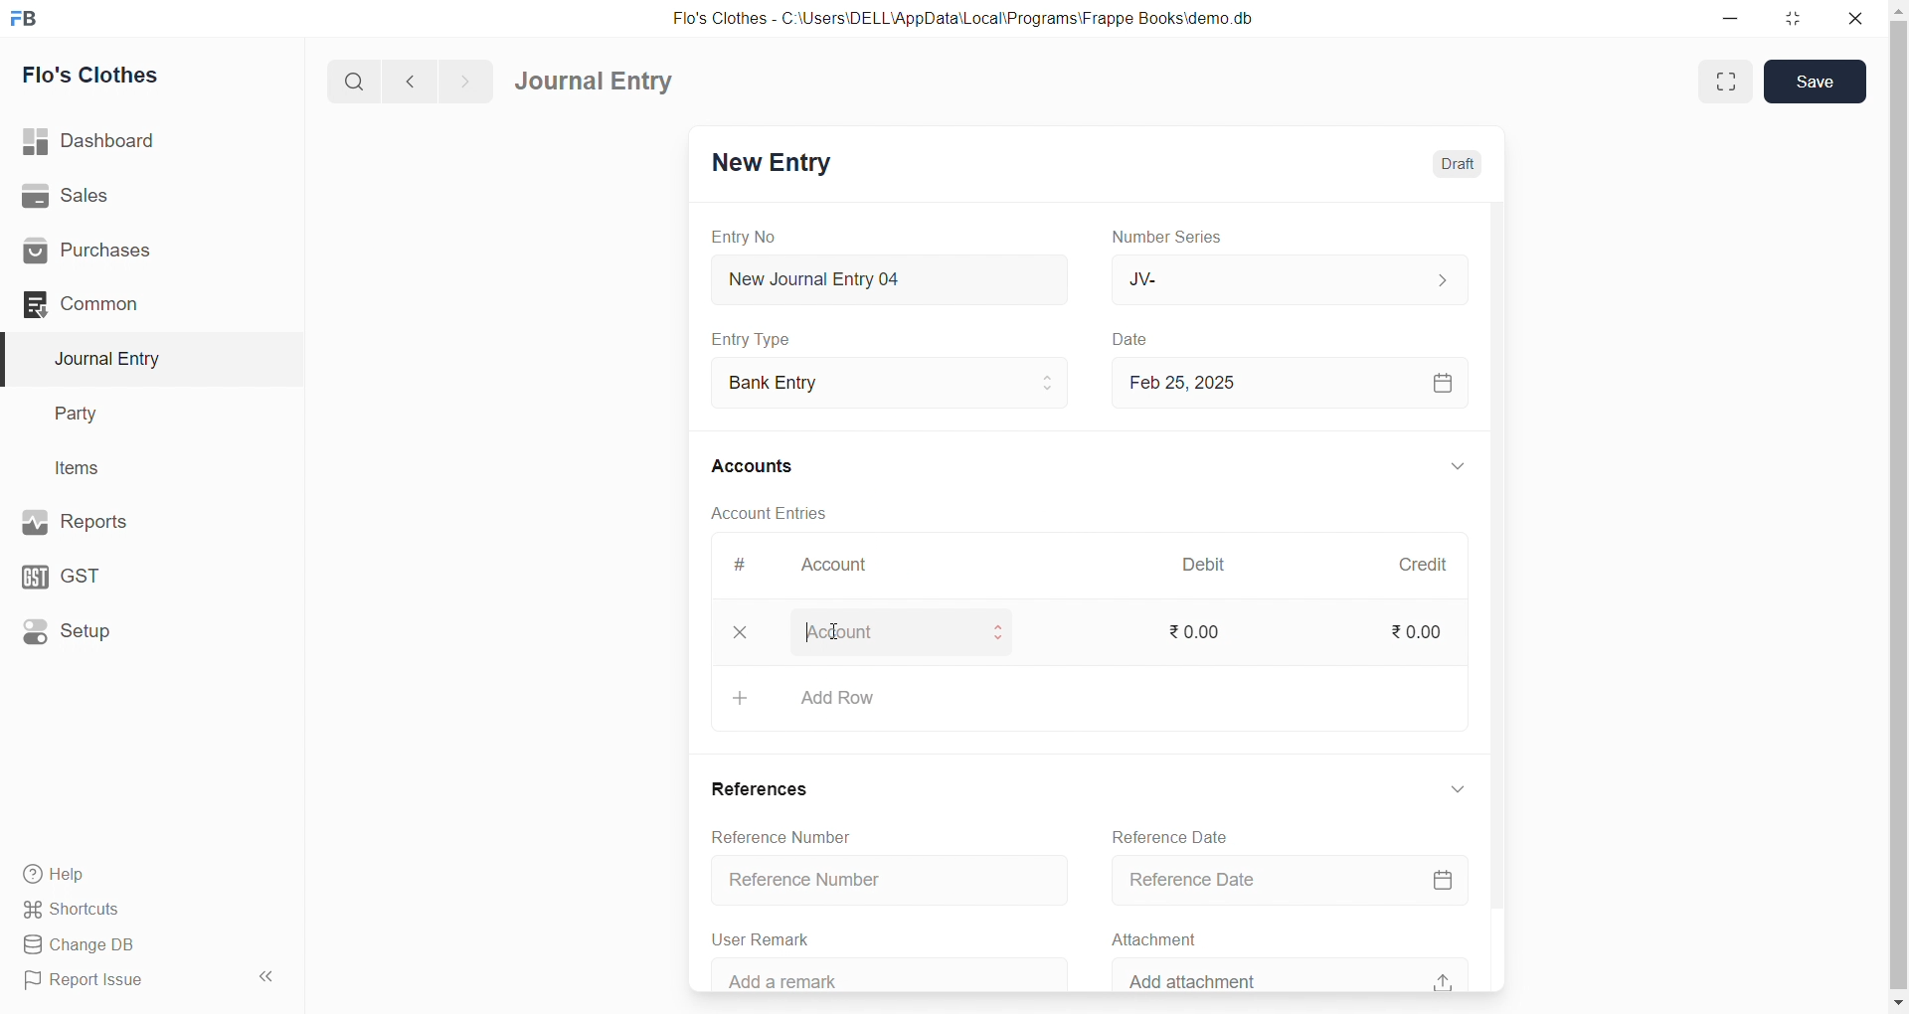 This screenshot has height=1014, width=1909. What do you see at coordinates (137, 572) in the screenshot?
I see `GST` at bounding box center [137, 572].